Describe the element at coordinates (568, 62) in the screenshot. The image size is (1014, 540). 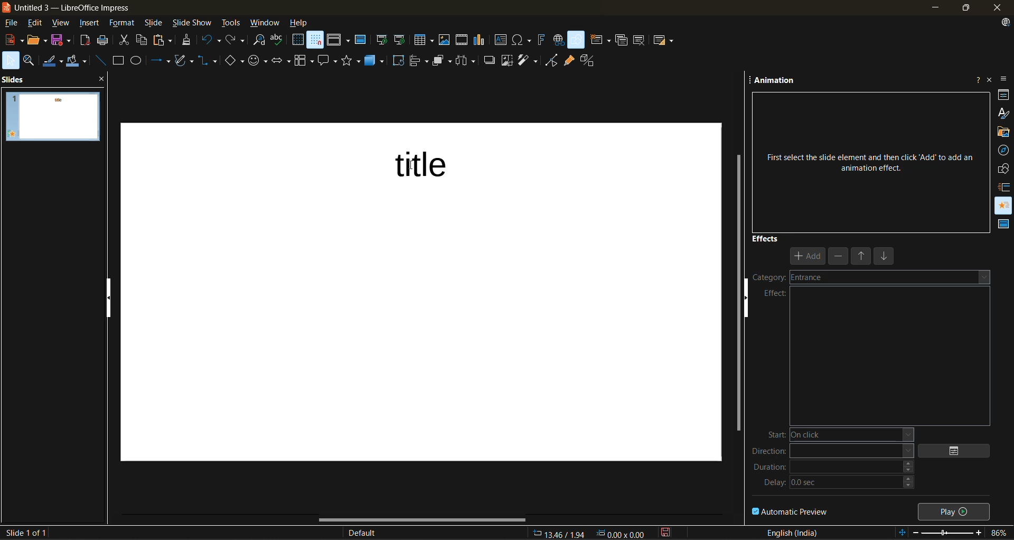
I see `show gluepoint functions` at that location.